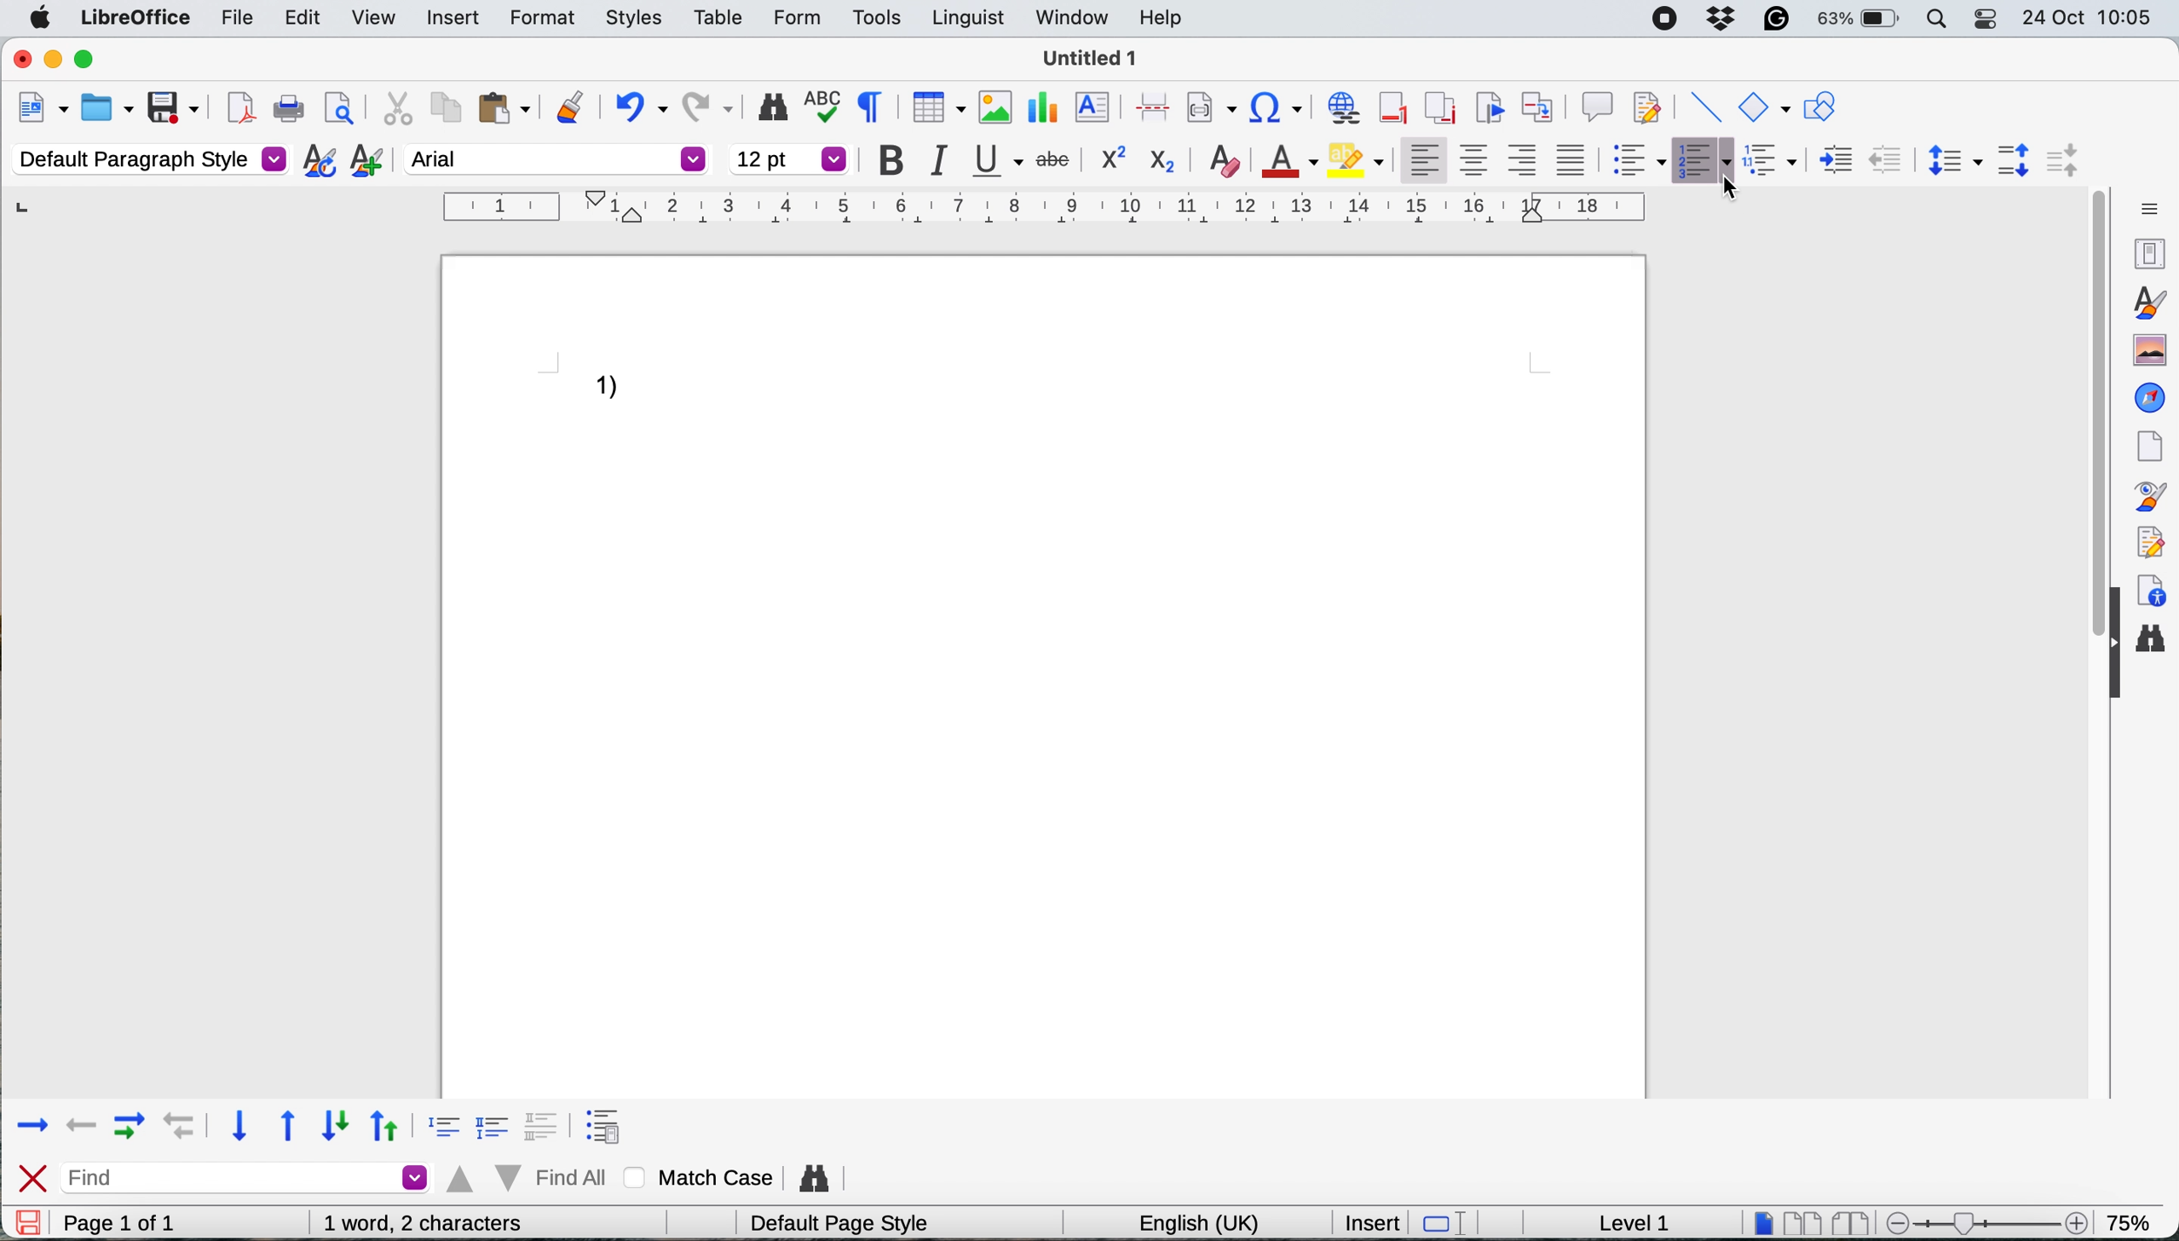  What do you see at coordinates (1210, 109) in the screenshot?
I see `insert field` at bounding box center [1210, 109].